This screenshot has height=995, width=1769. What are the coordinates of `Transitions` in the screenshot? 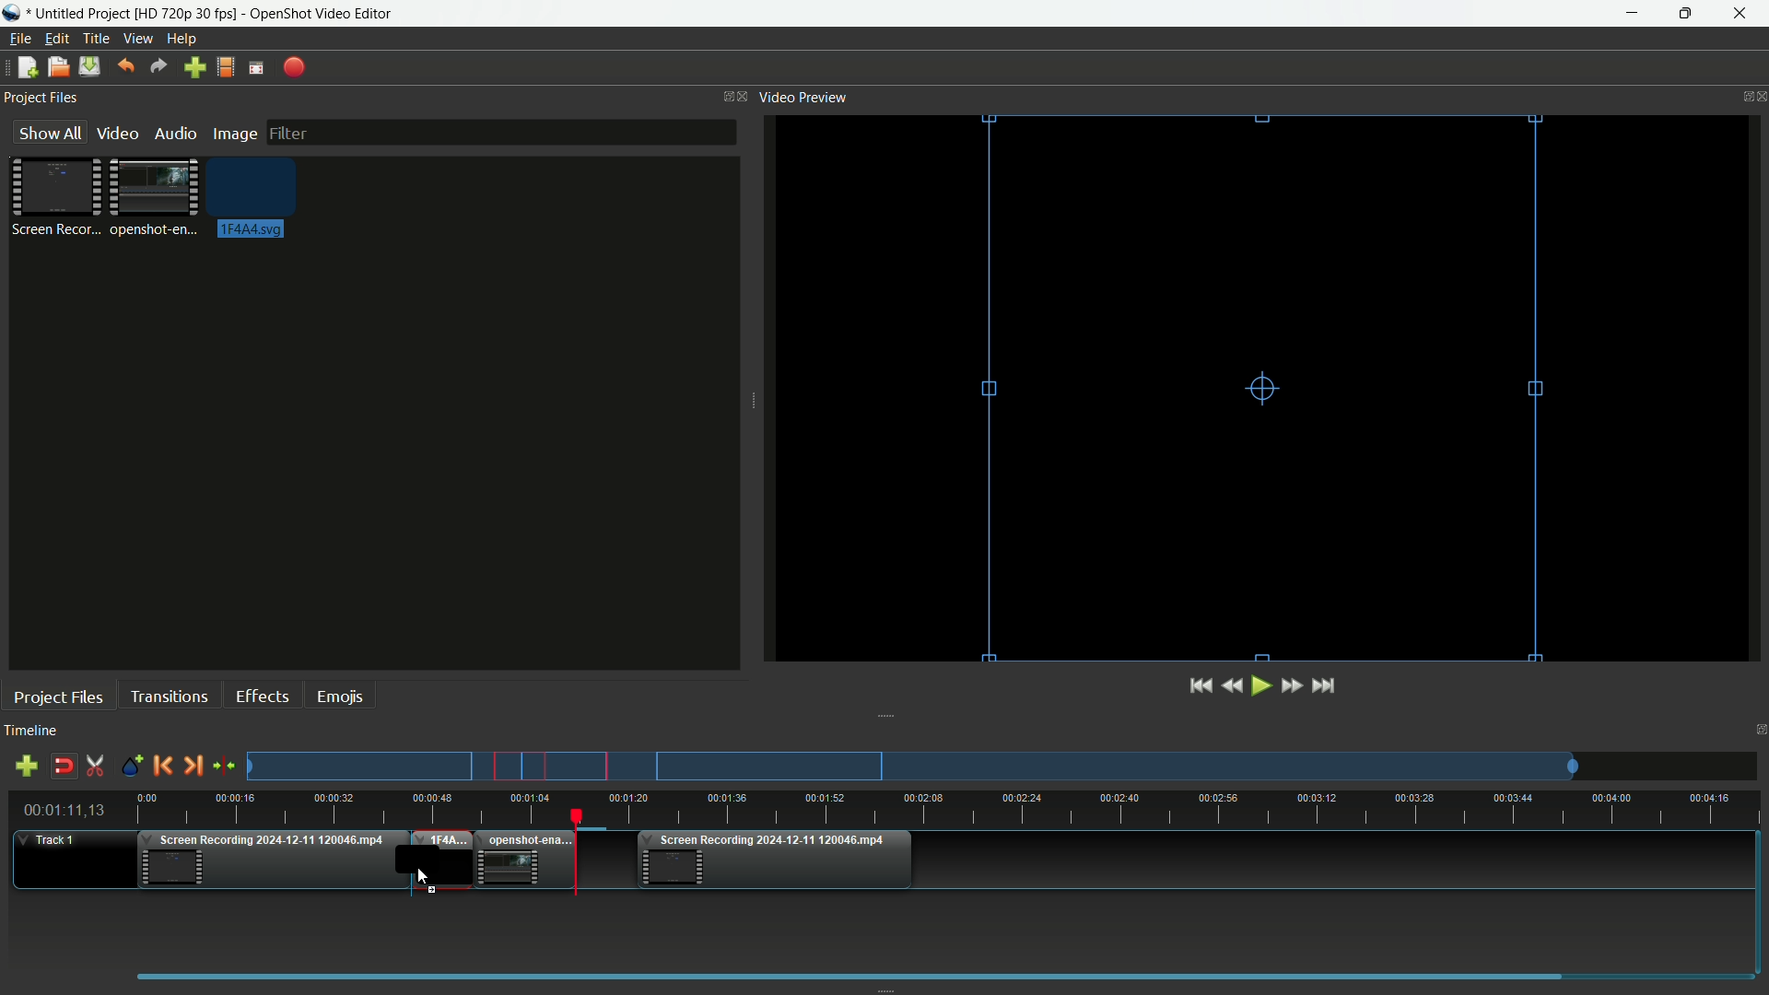 It's located at (169, 696).